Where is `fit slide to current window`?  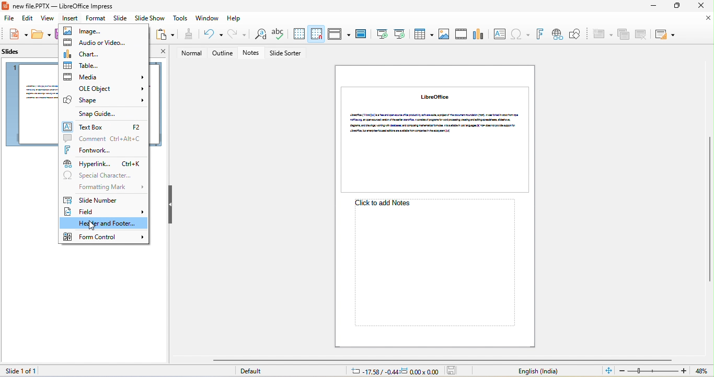
fit slide to current window is located at coordinates (608, 370).